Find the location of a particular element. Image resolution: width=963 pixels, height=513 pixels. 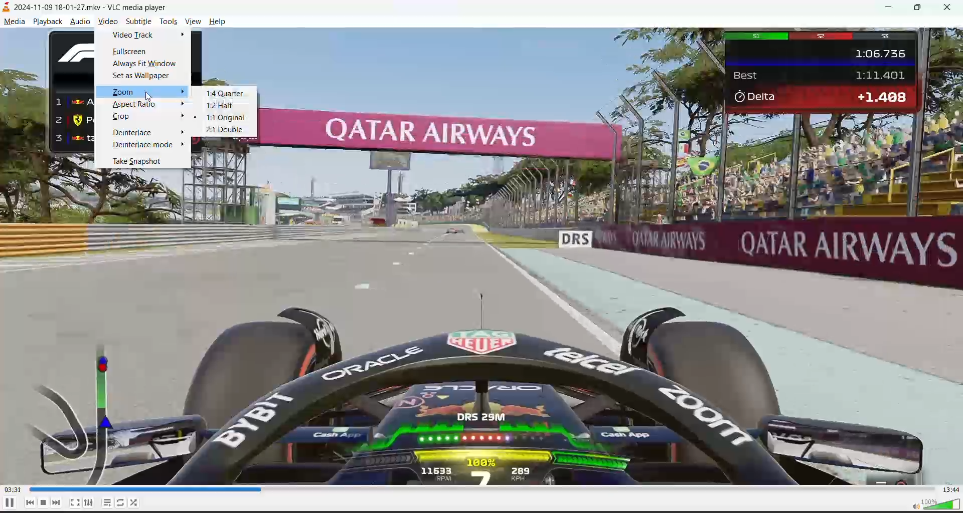

video track is located at coordinates (136, 38).